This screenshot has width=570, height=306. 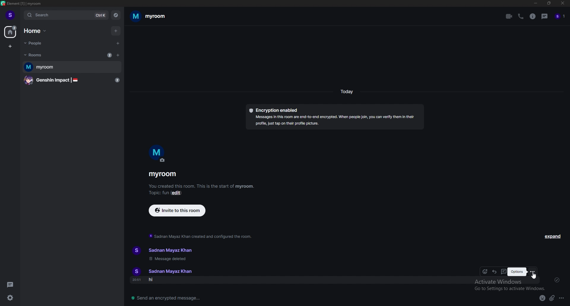 I want to click on invite to this room., so click(x=177, y=210).